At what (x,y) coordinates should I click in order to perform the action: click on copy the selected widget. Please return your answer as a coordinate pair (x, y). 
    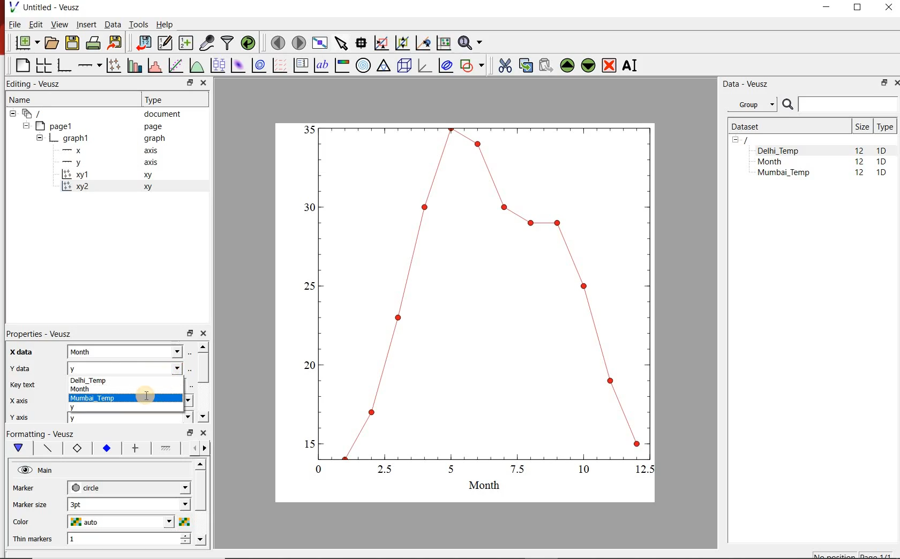
    Looking at the image, I should click on (524, 65).